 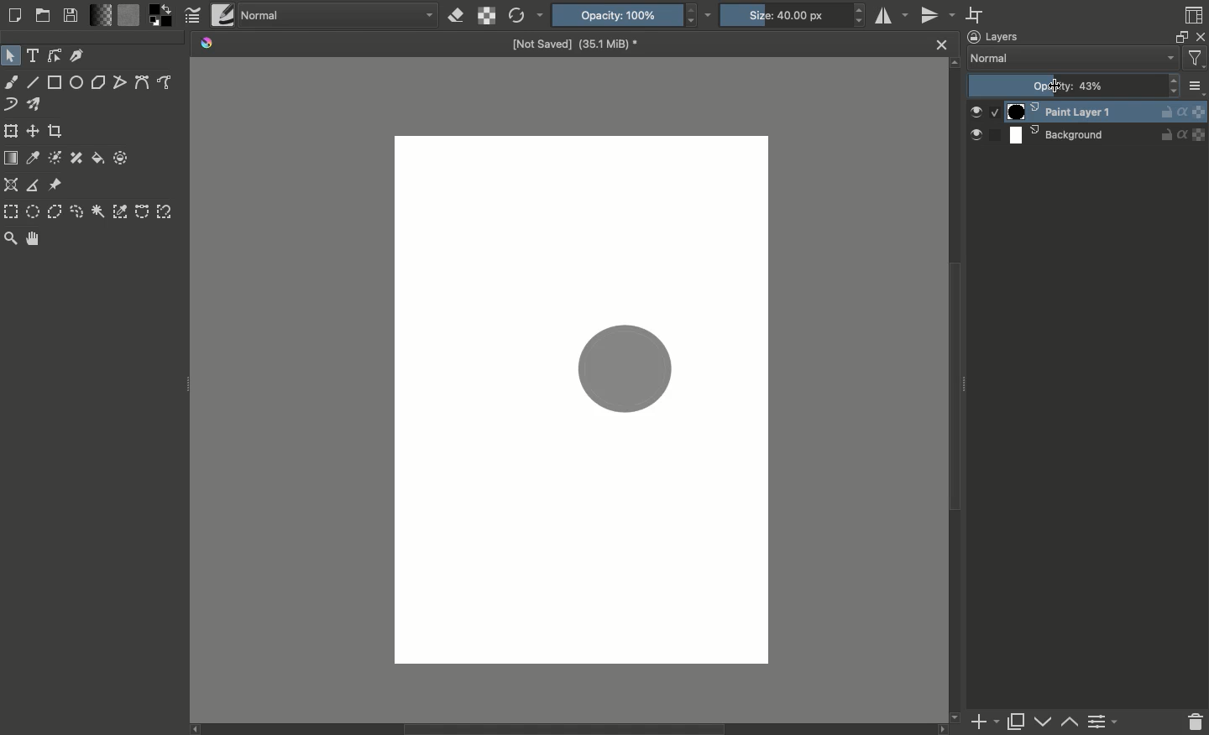 I want to click on layer, so click(x=1200, y=134).